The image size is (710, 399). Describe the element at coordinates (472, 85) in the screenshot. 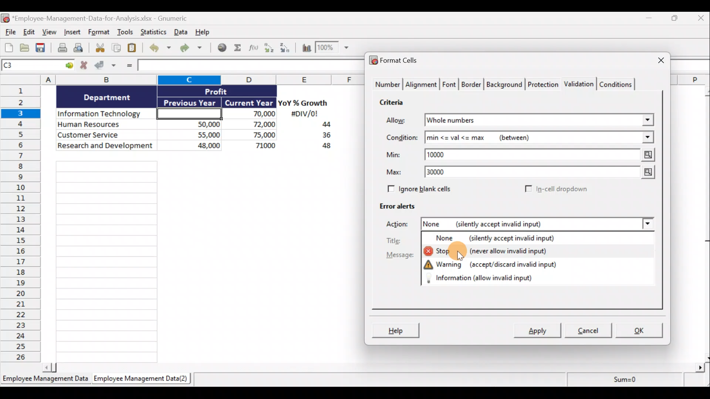

I see `Border` at that location.